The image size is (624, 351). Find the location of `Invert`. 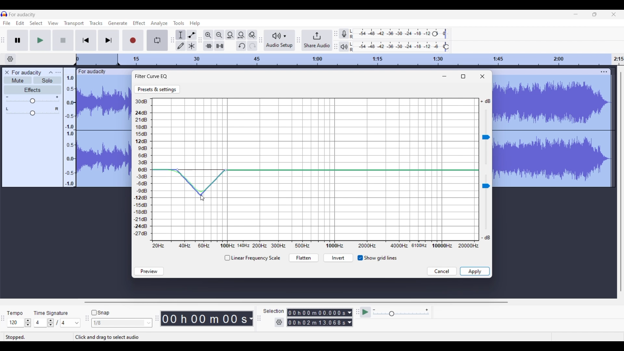

Invert is located at coordinates (338, 258).